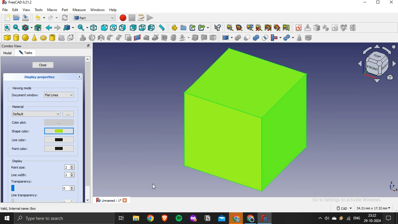  Describe the element at coordinates (392, 186) in the screenshot. I see `axes icons` at that location.